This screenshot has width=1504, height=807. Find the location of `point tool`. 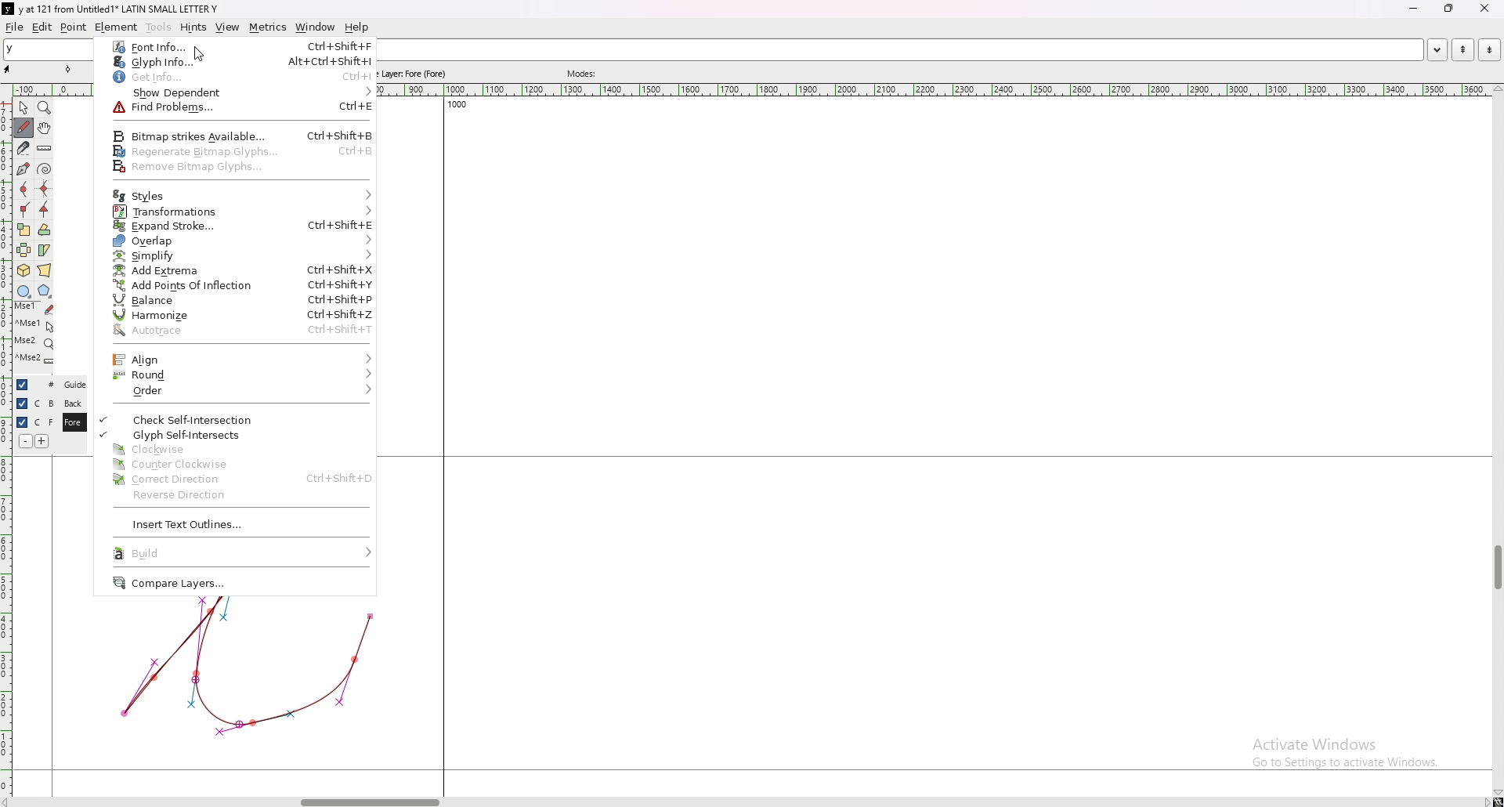

point tool is located at coordinates (69, 69).